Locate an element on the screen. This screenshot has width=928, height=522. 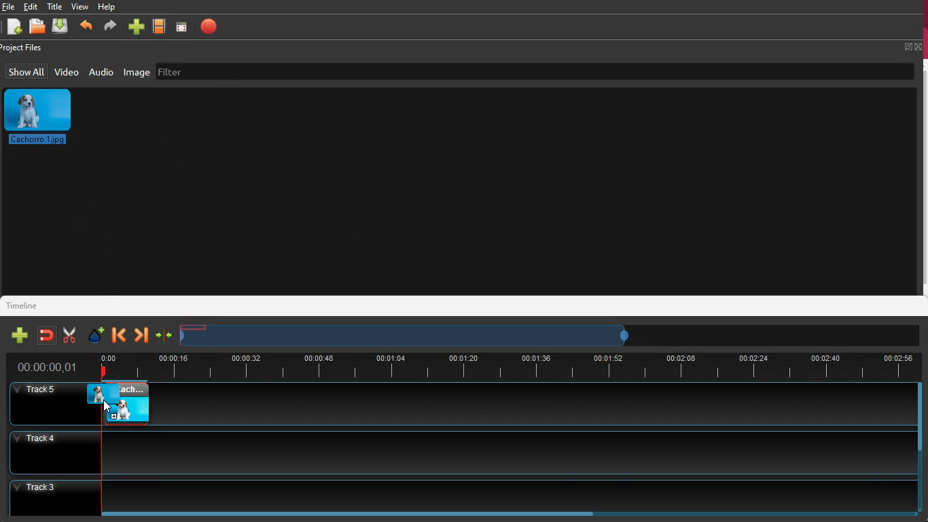
time is located at coordinates (48, 366).